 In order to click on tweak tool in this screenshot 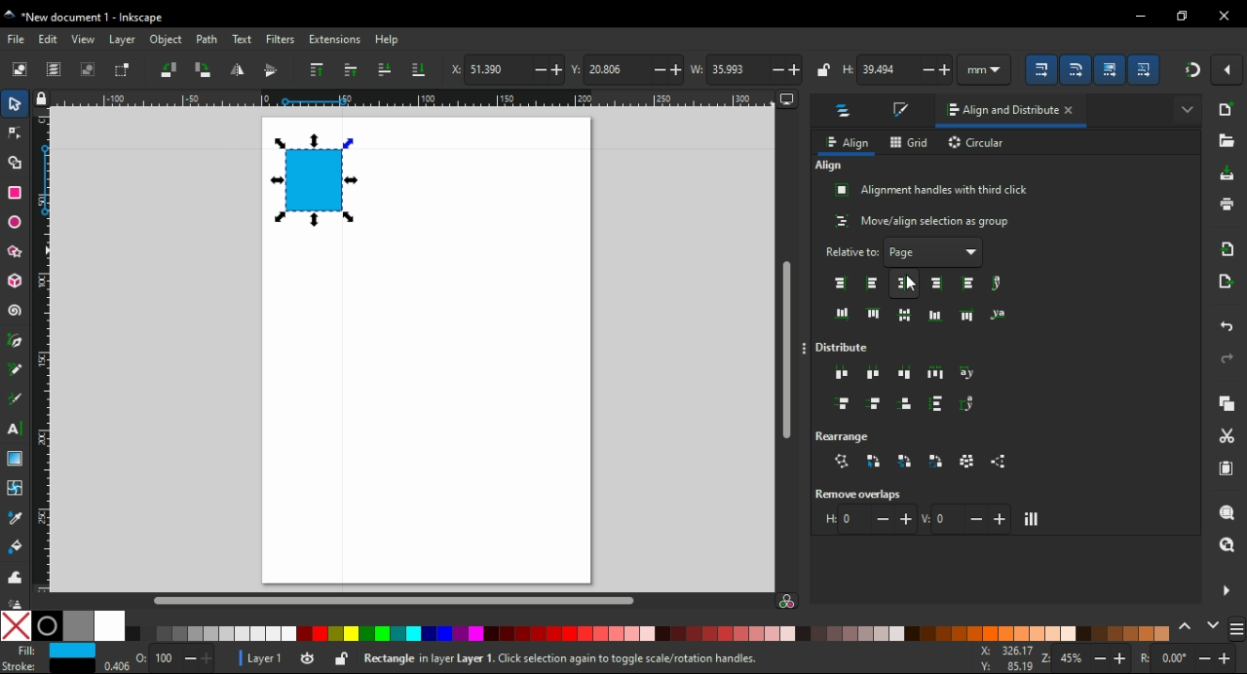, I will do `click(15, 576)`.